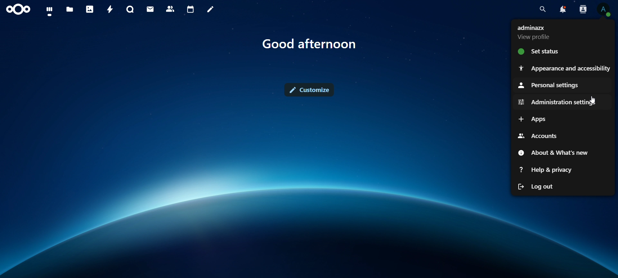 The height and width of the screenshot is (278, 618). I want to click on search contacts, so click(583, 10).